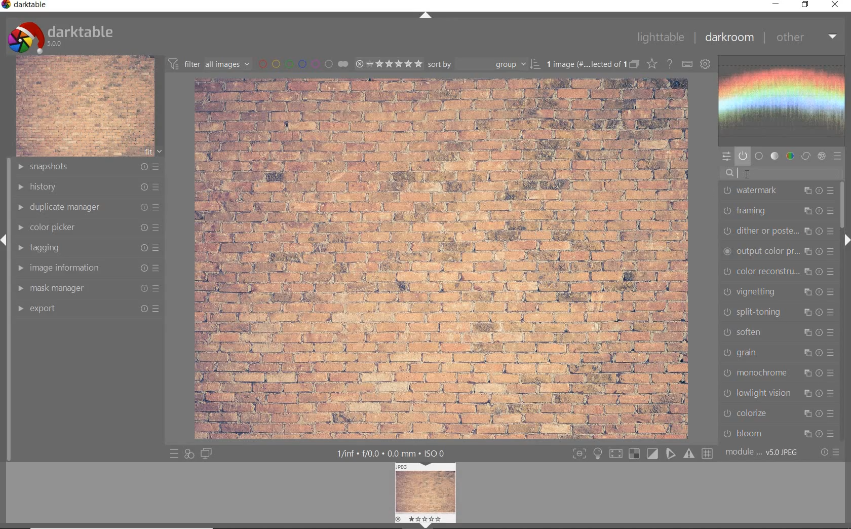 The width and height of the screenshot is (851, 529). What do you see at coordinates (807, 38) in the screenshot?
I see `other` at bounding box center [807, 38].